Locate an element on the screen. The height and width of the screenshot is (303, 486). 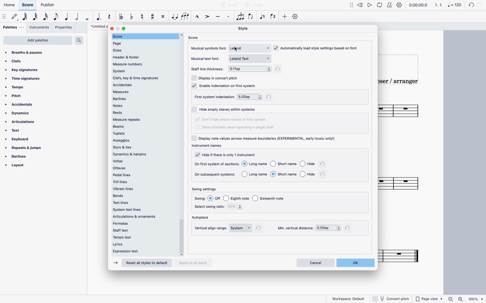
full note is located at coordinates (88, 19).